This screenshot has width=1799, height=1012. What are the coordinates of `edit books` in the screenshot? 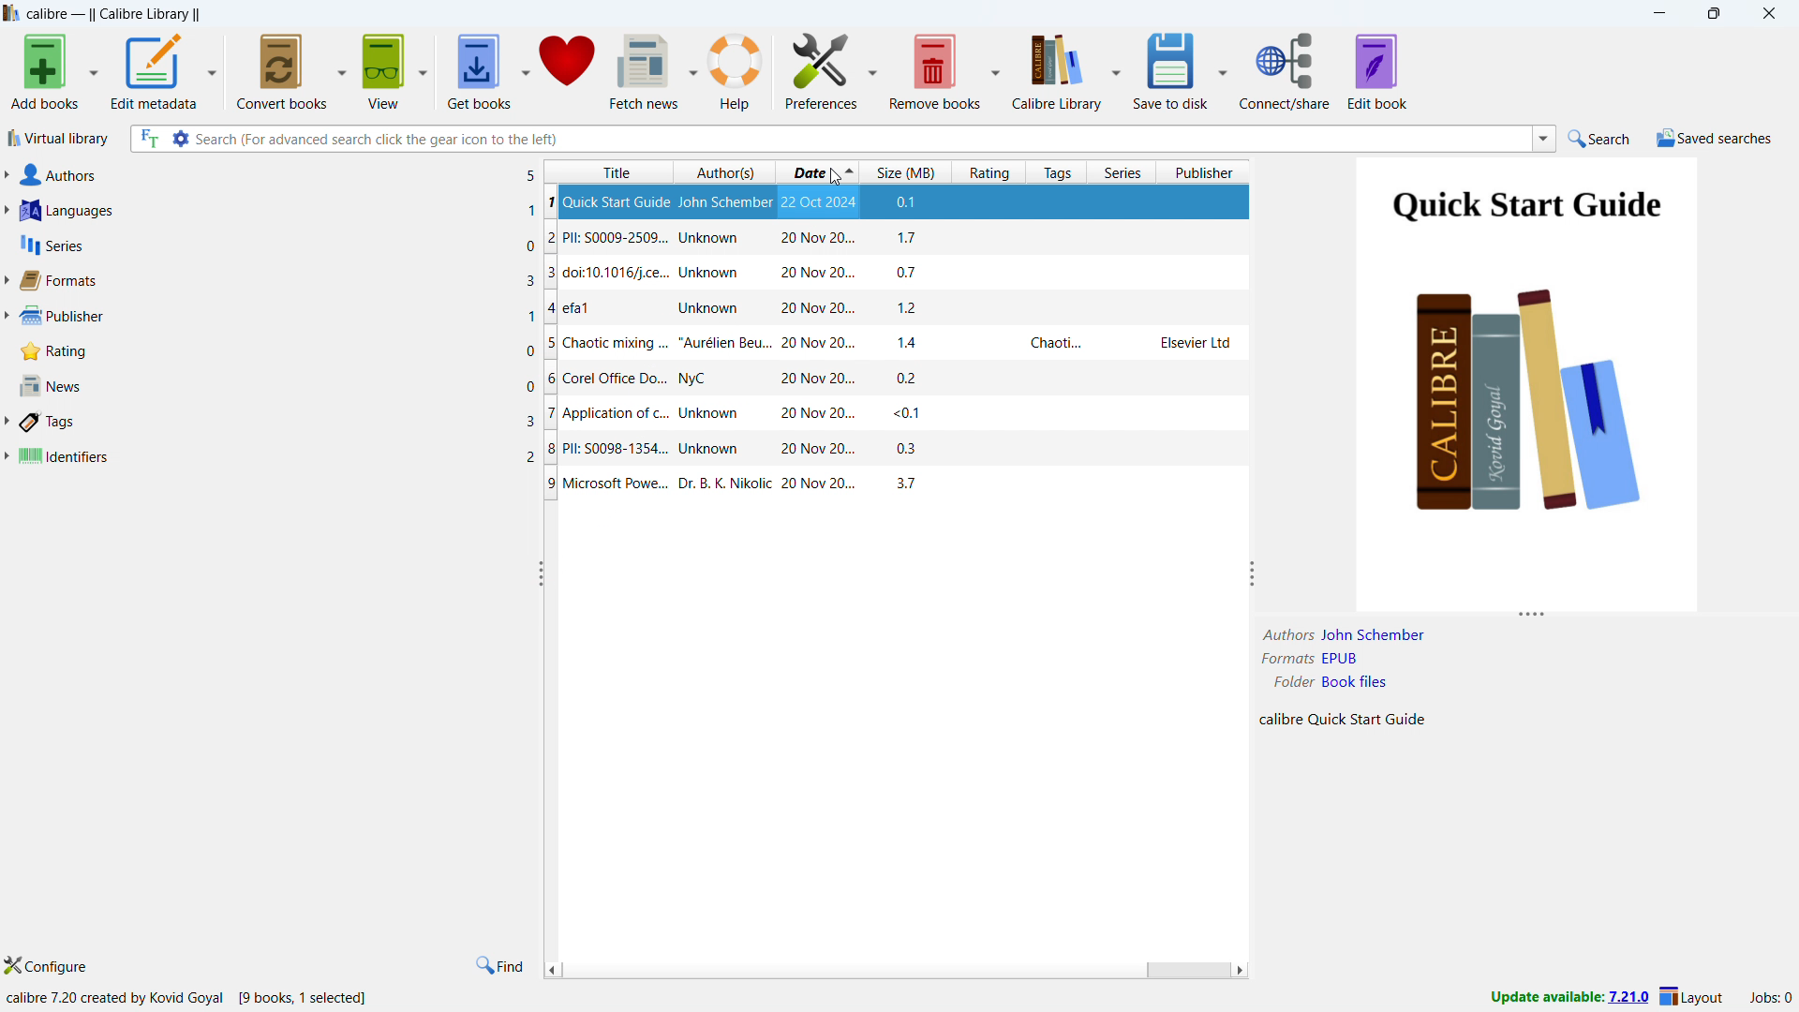 It's located at (1377, 71).